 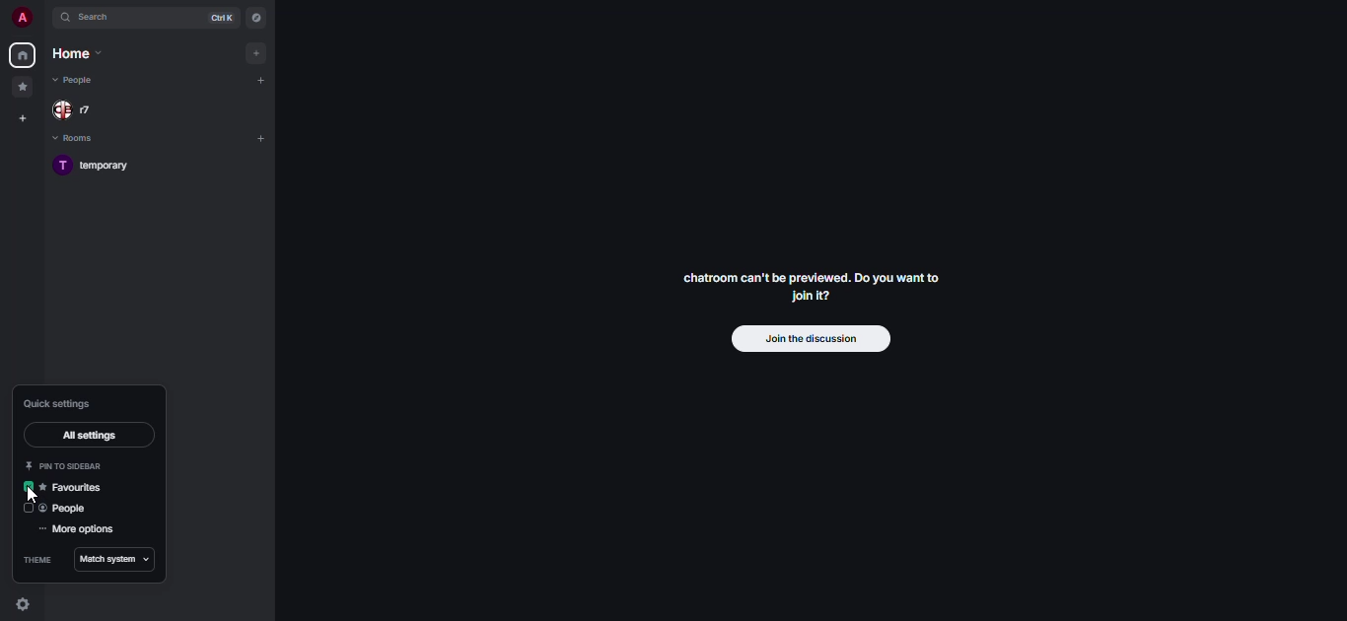 I want to click on people, so click(x=80, y=81).